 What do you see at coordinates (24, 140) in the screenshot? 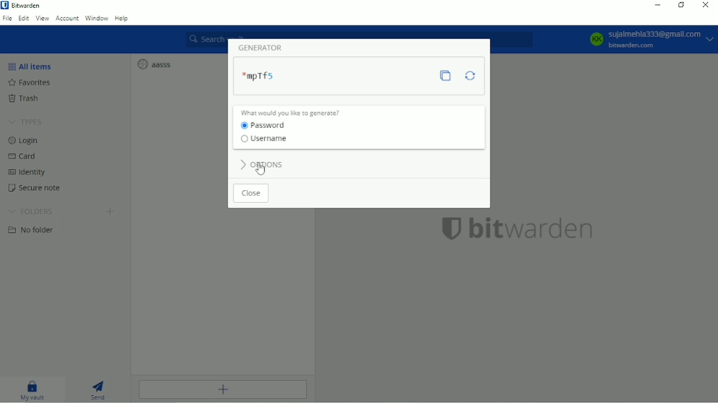
I see `Login` at bounding box center [24, 140].